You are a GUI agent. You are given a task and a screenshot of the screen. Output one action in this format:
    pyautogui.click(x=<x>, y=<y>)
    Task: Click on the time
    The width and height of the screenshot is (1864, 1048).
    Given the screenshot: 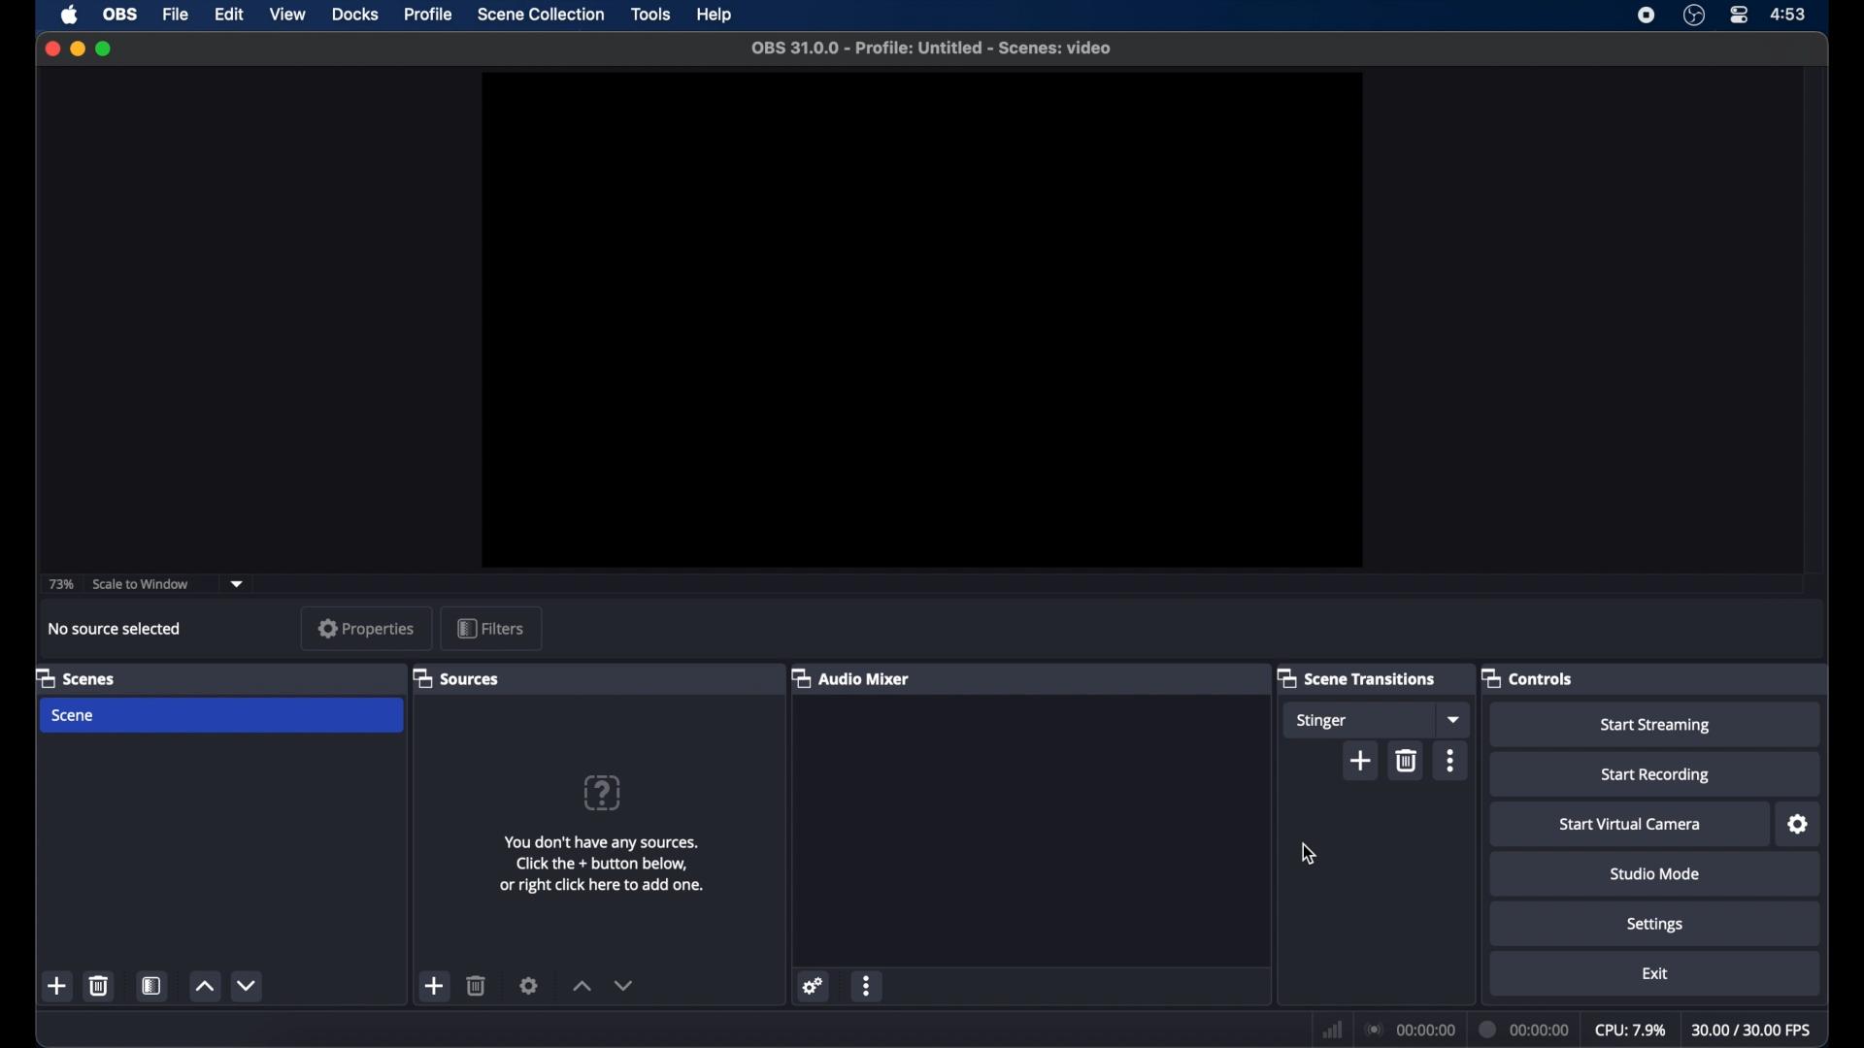 What is the action you would take?
    pyautogui.click(x=1789, y=13)
    